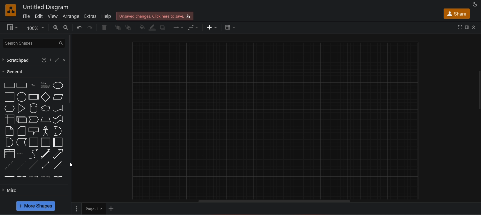  I want to click on rectangle, so click(9, 86).